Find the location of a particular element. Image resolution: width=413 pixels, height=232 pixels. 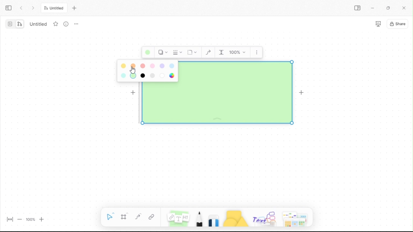

link is located at coordinates (152, 217).